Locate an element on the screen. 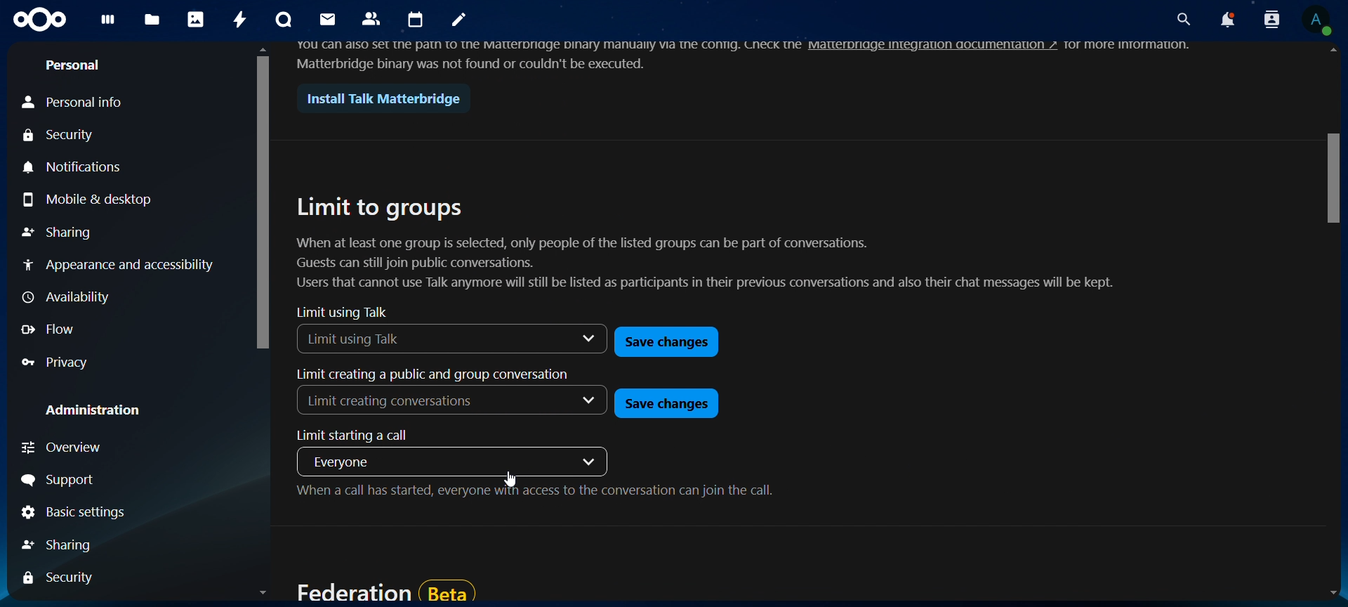 This screenshot has height=607, width=1348. Appearence is located at coordinates (120, 266).